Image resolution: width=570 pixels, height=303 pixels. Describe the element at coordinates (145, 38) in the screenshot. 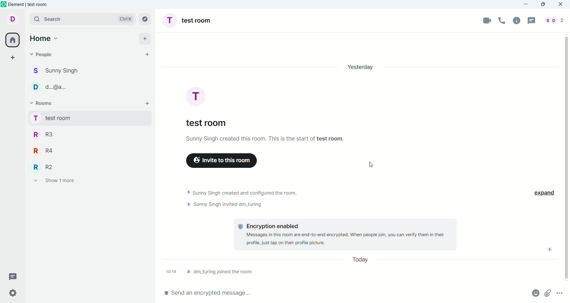

I see `add` at that location.